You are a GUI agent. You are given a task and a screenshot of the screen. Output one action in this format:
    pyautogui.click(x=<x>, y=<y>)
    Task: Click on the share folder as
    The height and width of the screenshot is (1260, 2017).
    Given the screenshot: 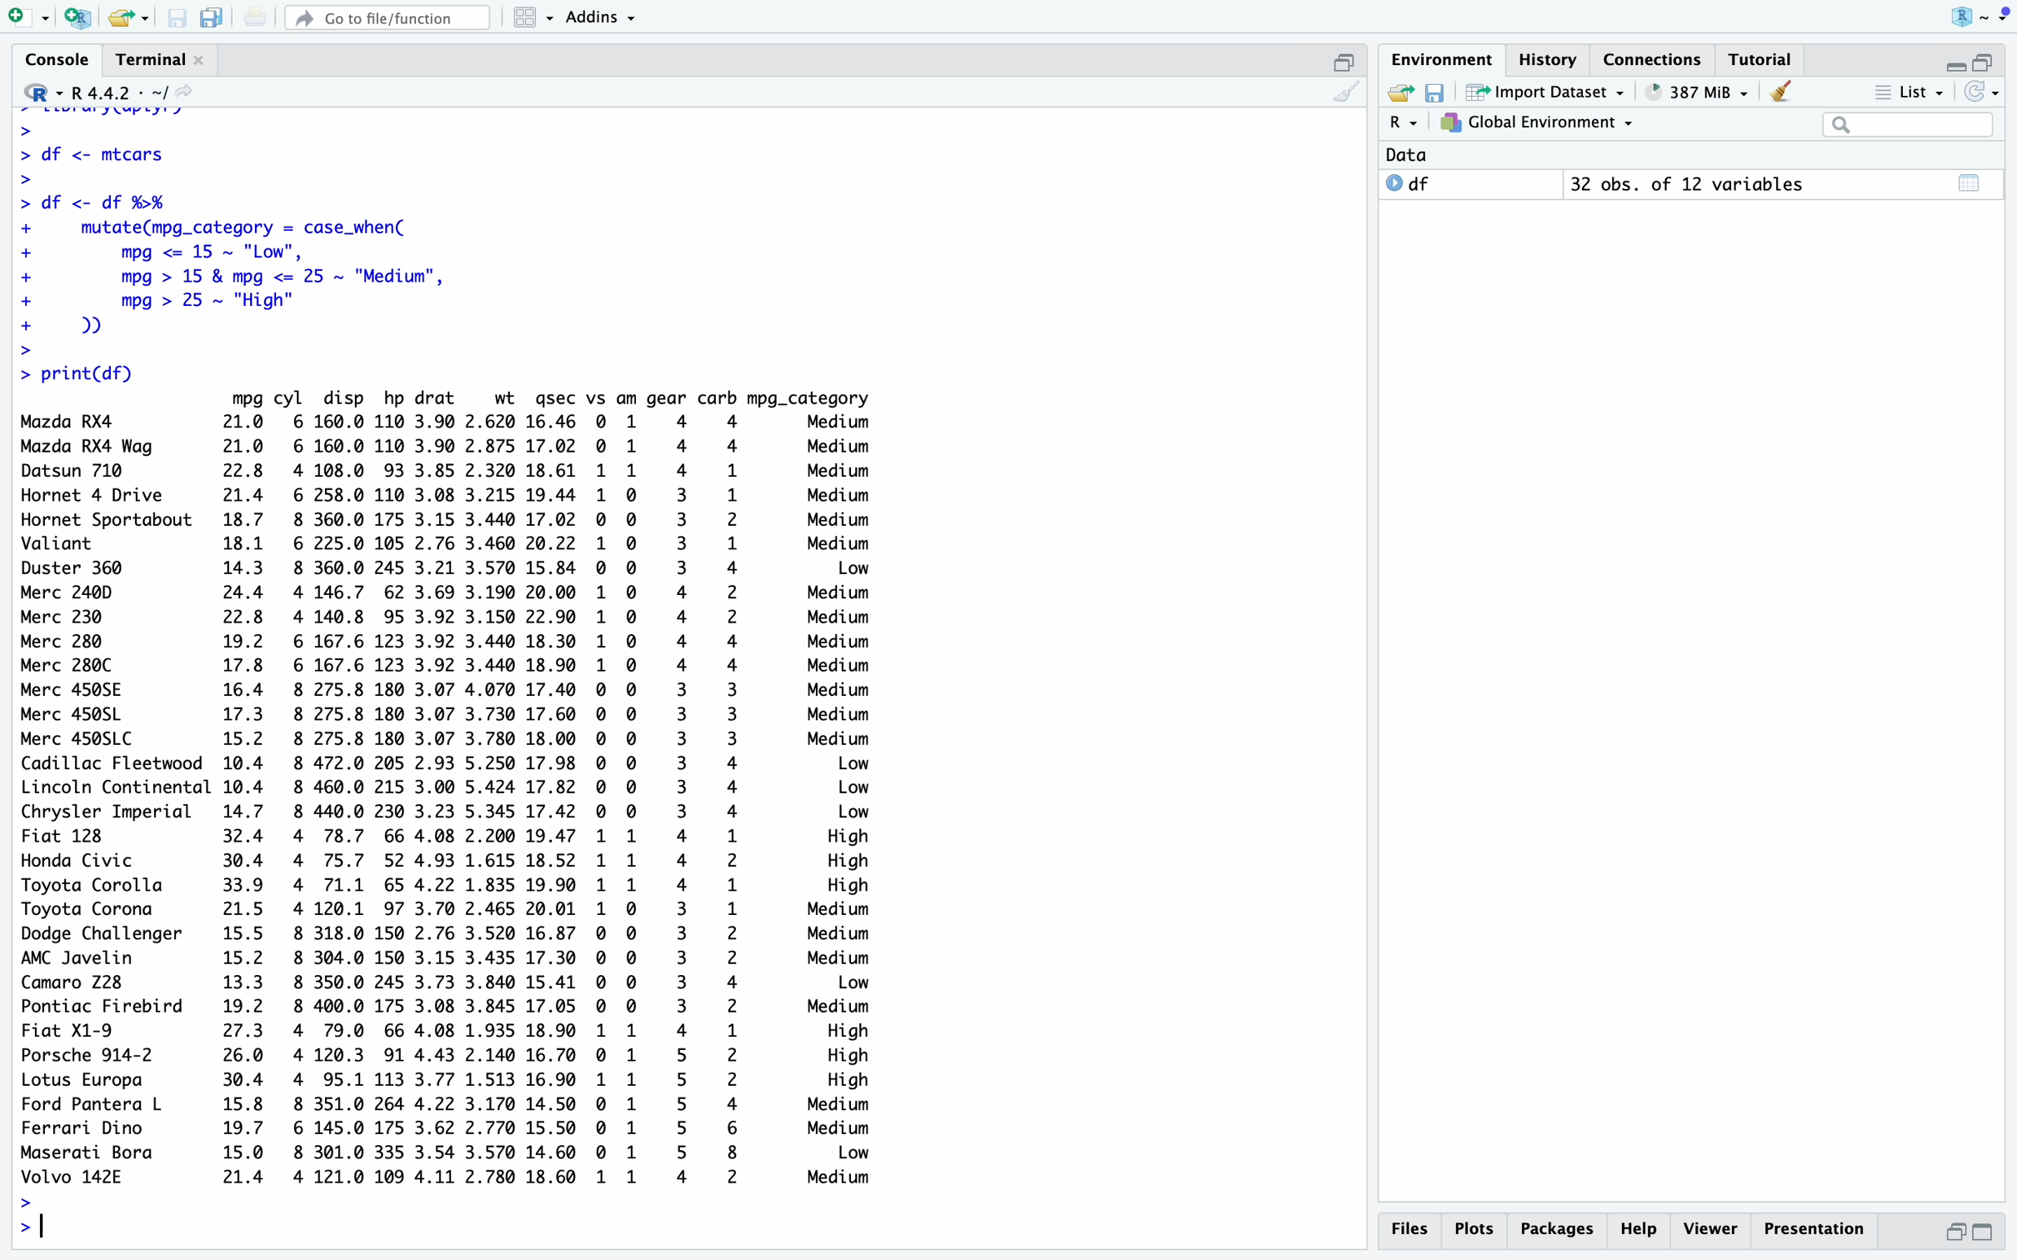 What is the action you would take?
    pyautogui.click(x=130, y=19)
    